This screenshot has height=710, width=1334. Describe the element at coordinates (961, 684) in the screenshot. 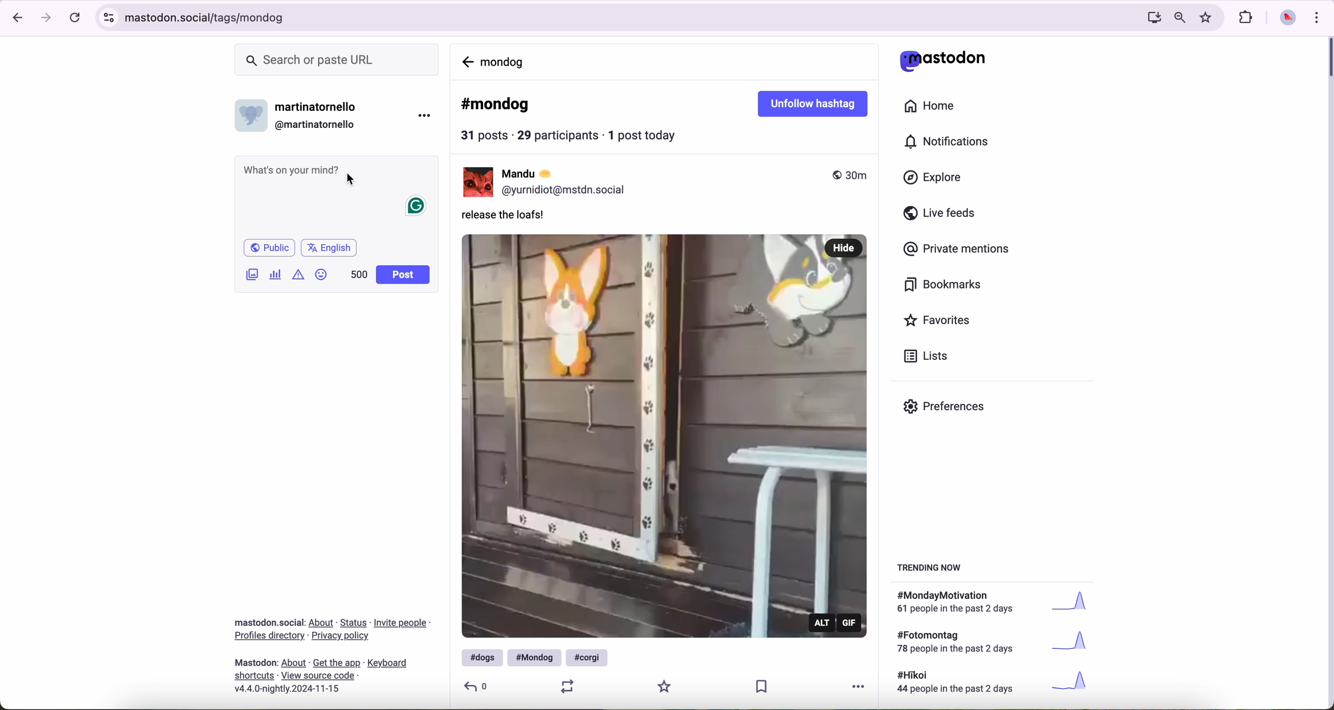

I see `text` at that location.